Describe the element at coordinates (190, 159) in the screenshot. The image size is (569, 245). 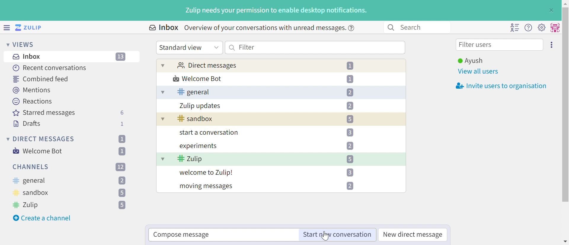
I see `Zulip` at that location.